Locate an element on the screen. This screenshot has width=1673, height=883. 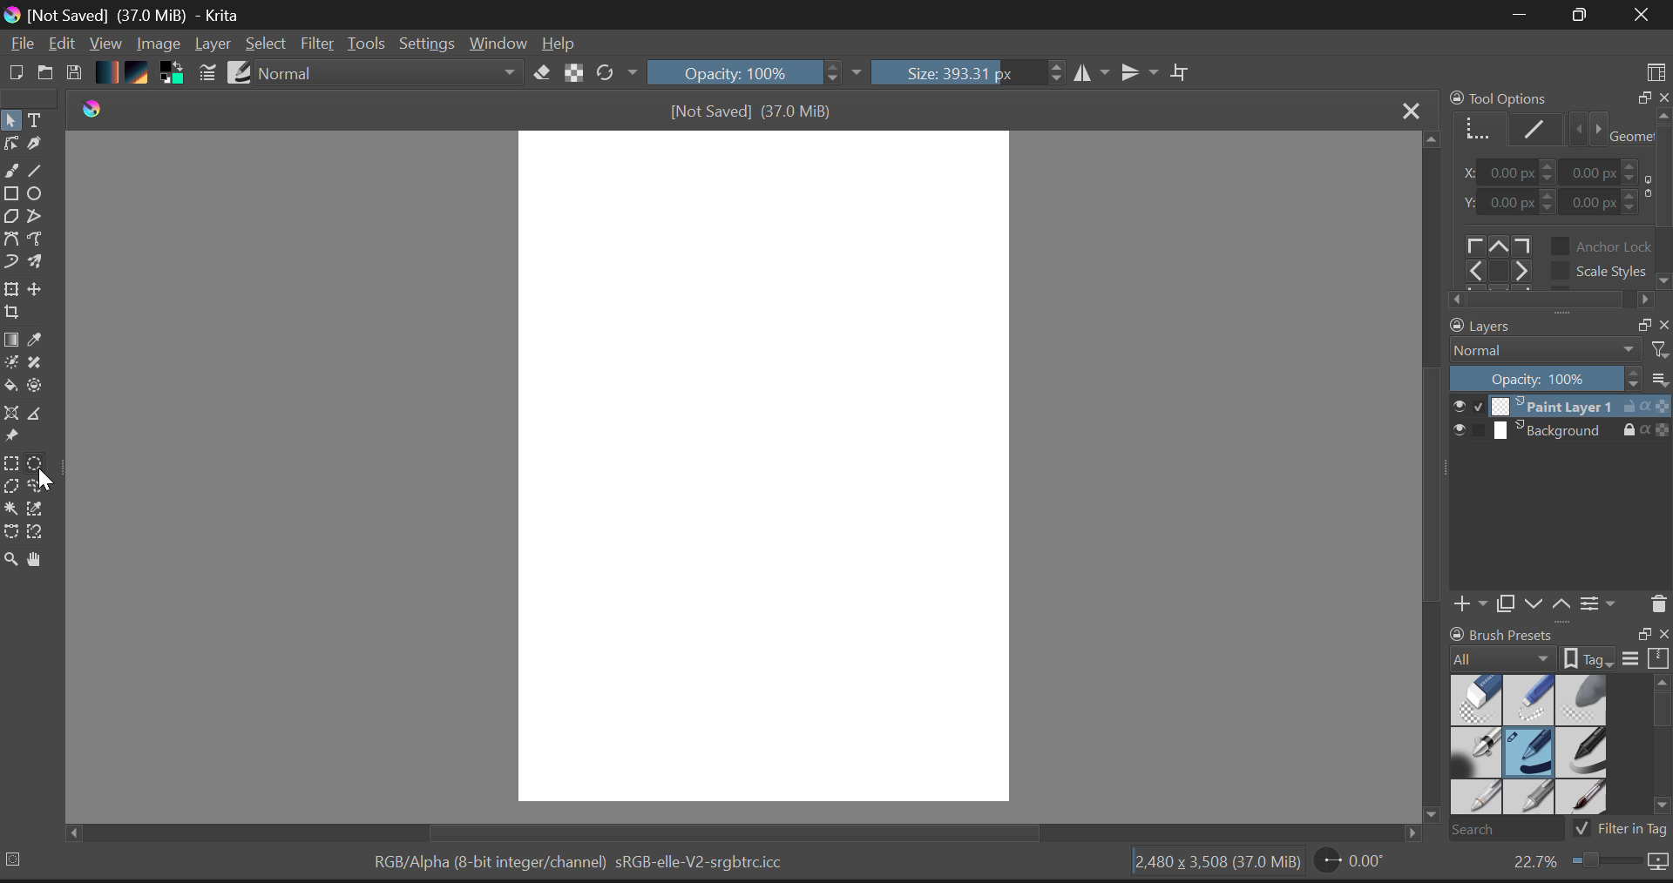
Measurements is located at coordinates (42, 415).